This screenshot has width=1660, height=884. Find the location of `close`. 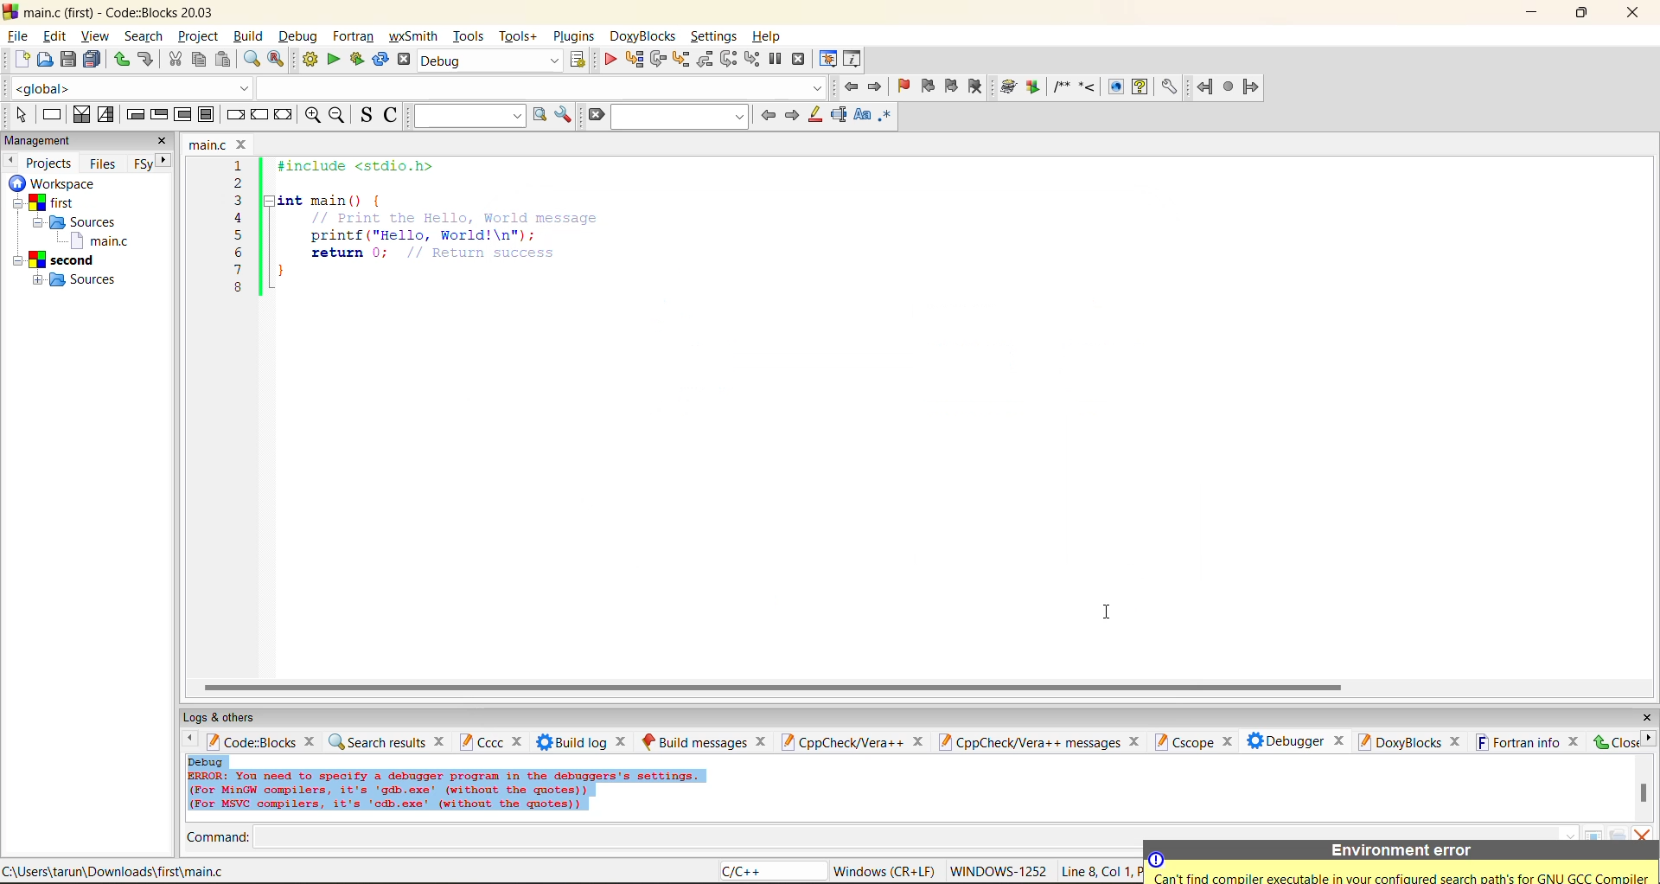

close is located at coordinates (623, 741).